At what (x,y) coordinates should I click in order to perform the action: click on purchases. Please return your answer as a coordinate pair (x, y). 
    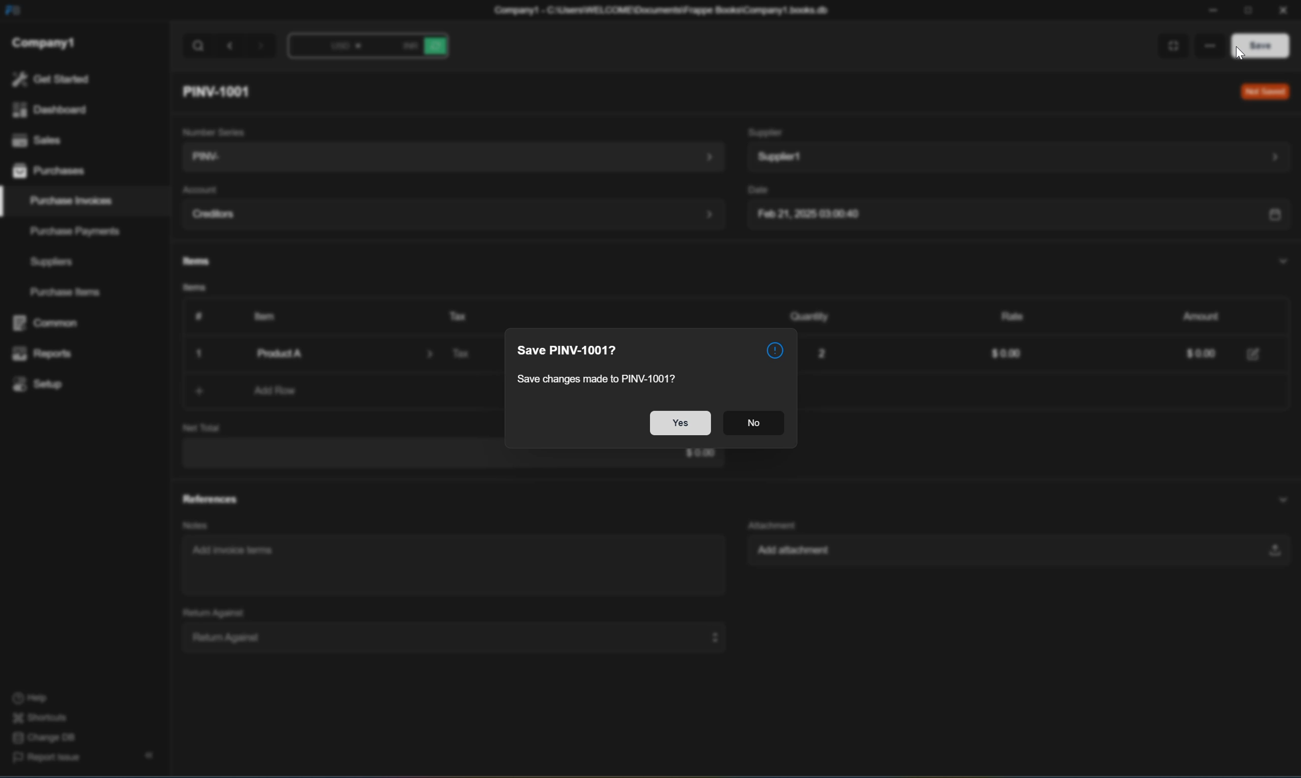
    Looking at the image, I should click on (50, 172).